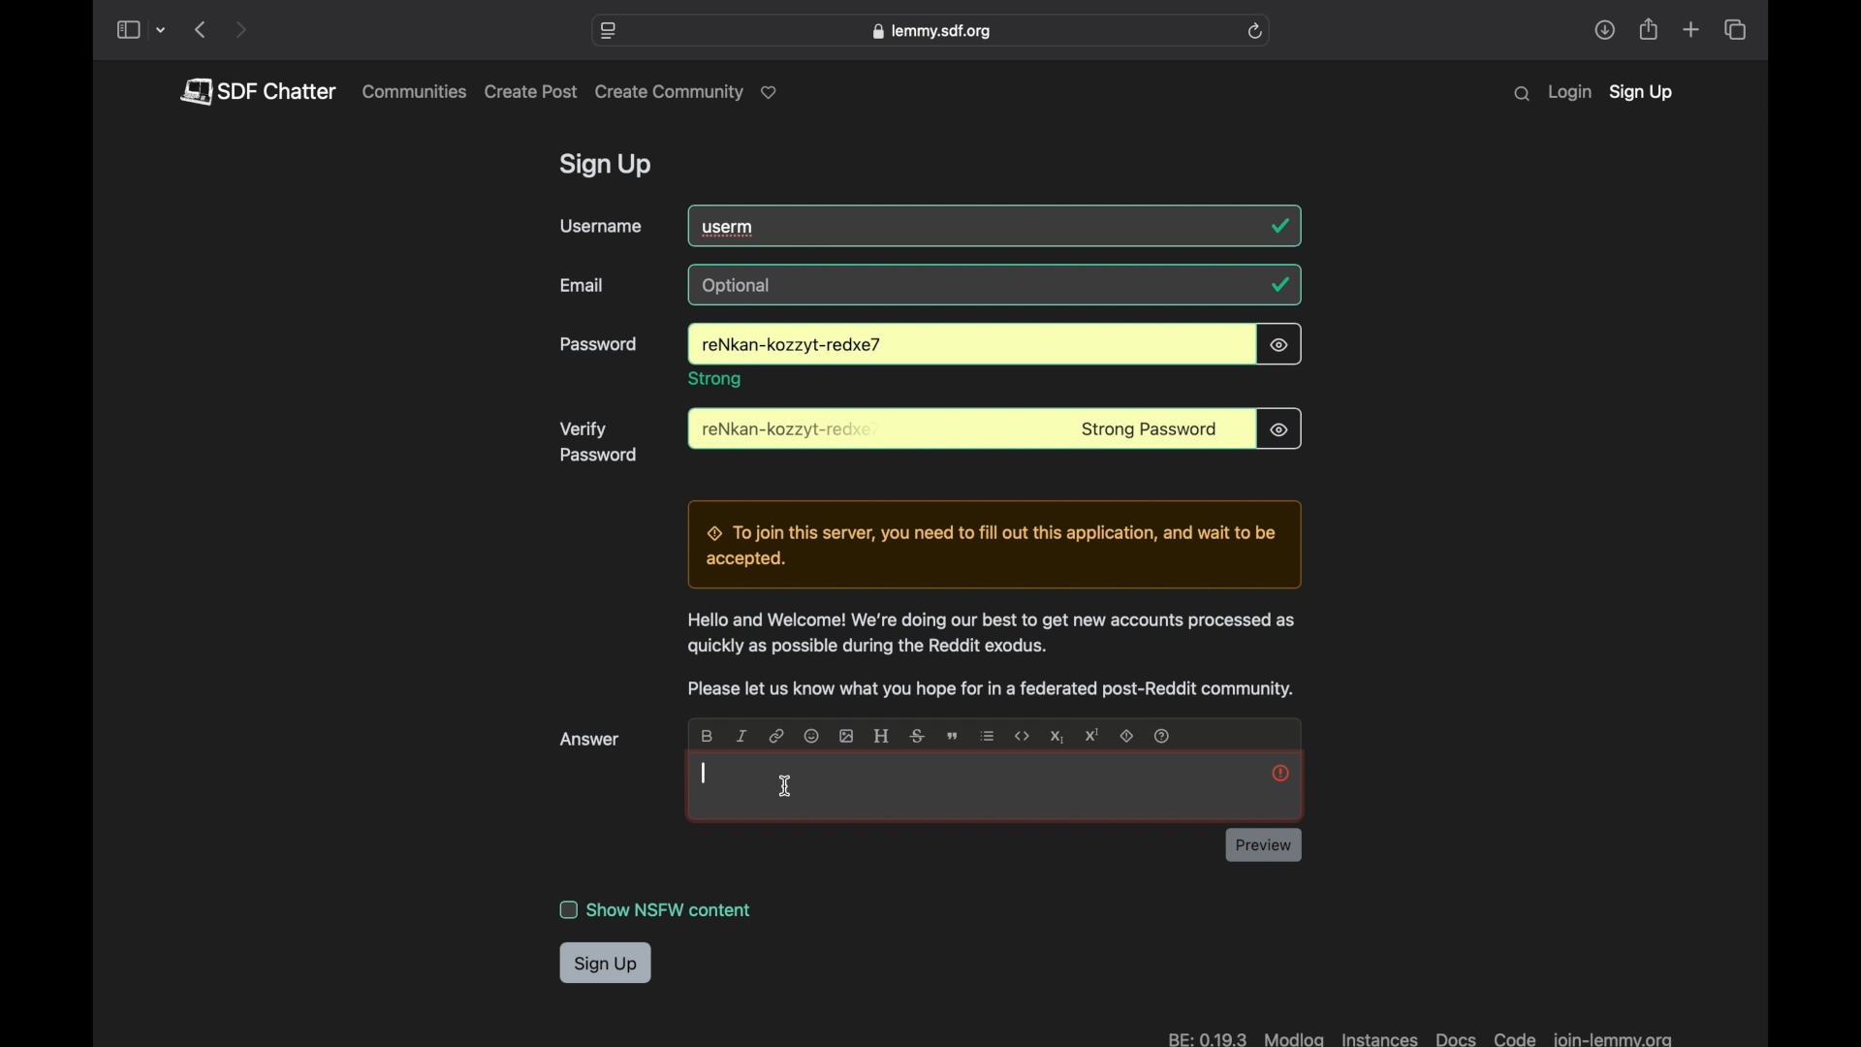 The image size is (1861, 1047). I want to click on strong password, so click(1150, 430).